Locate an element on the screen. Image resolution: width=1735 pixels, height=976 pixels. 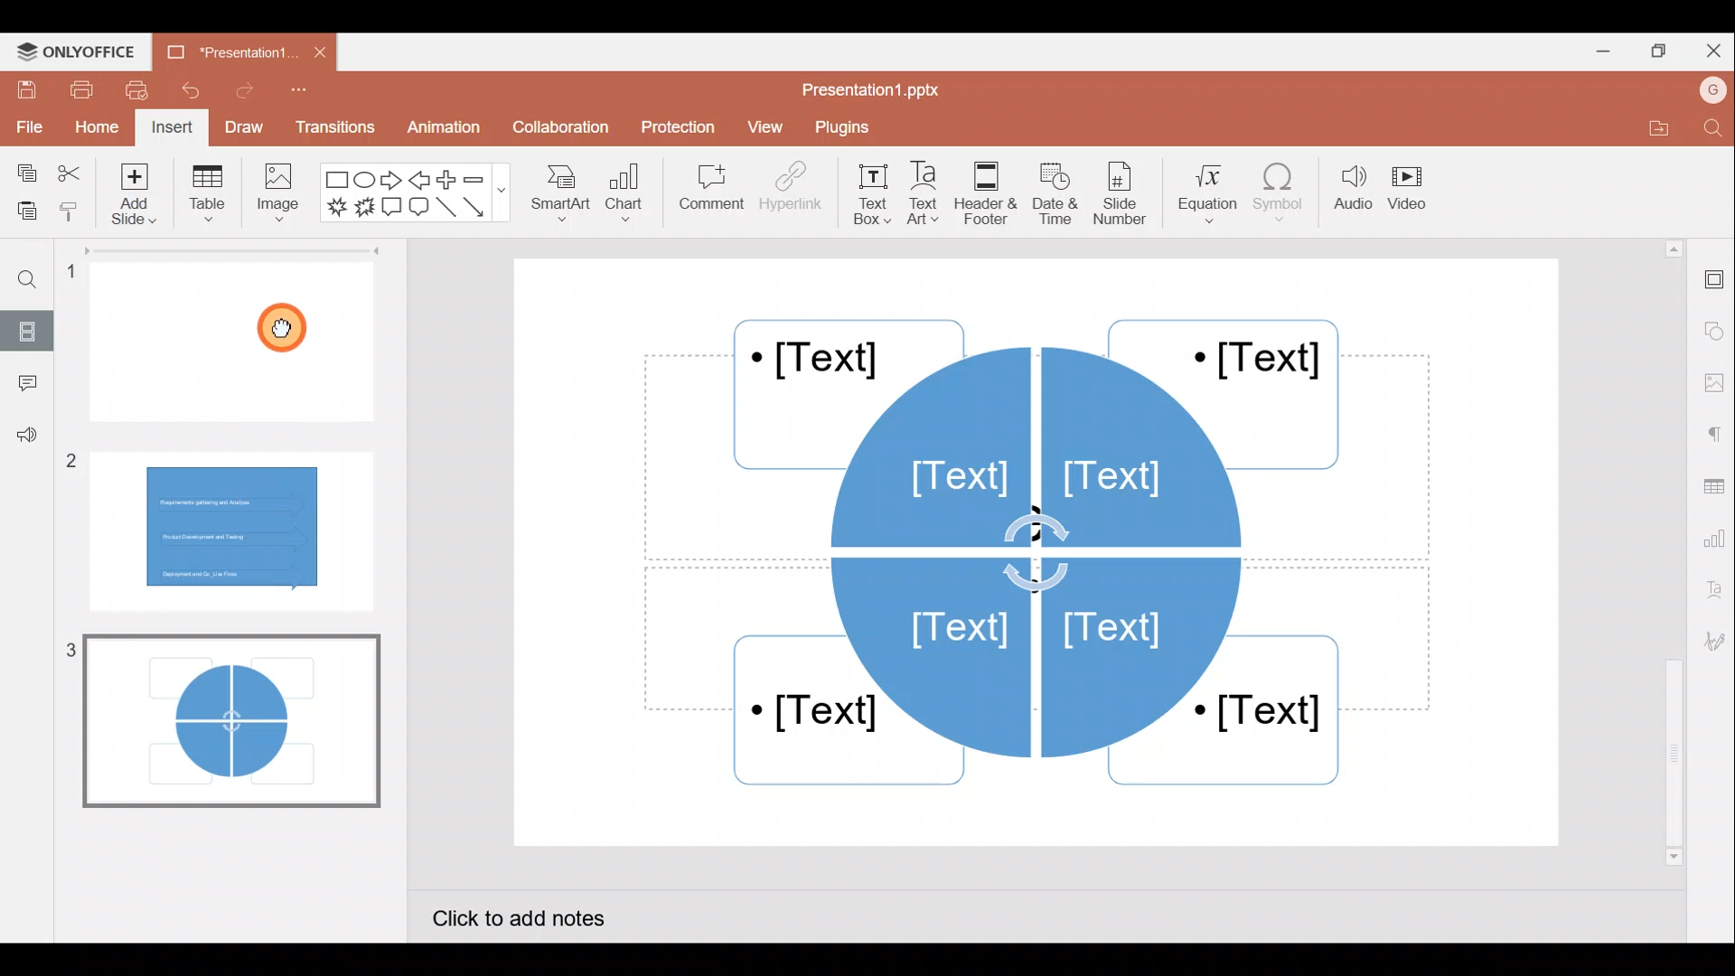
Image is located at coordinates (281, 200).